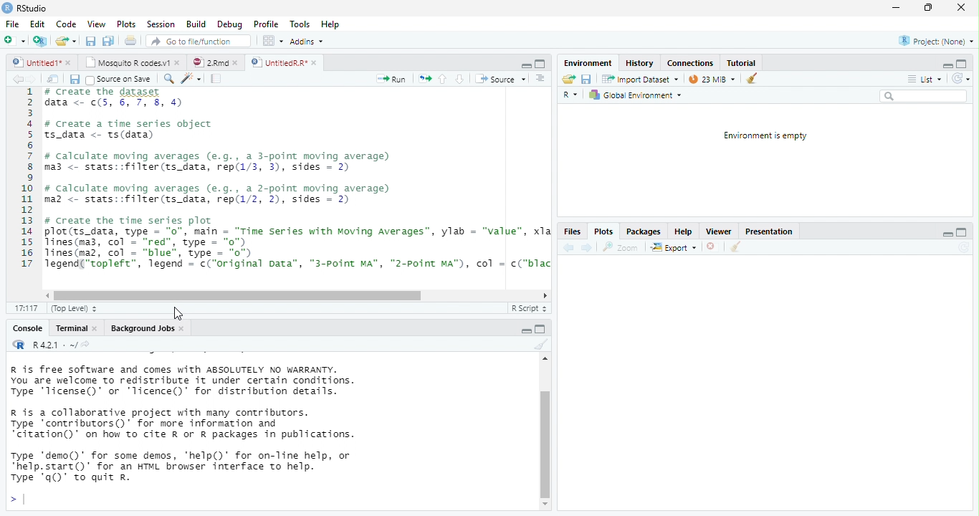 Image resolution: width=979 pixels, height=516 pixels. Describe the element at coordinates (543, 296) in the screenshot. I see `scrollbar right` at that location.